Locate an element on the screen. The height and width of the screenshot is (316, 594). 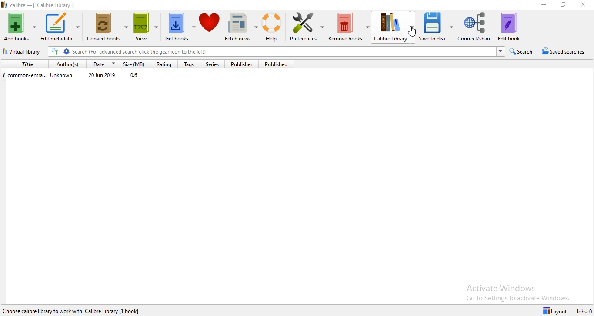
calibre - || Calibre Library || is located at coordinates (49, 5).